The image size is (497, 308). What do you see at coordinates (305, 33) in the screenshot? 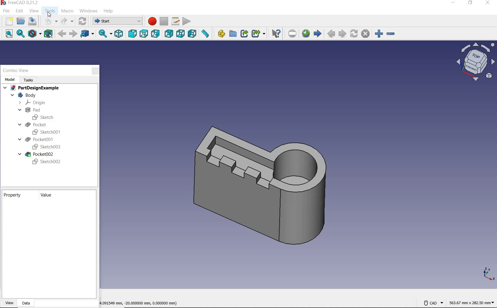
I see `Open website` at bounding box center [305, 33].